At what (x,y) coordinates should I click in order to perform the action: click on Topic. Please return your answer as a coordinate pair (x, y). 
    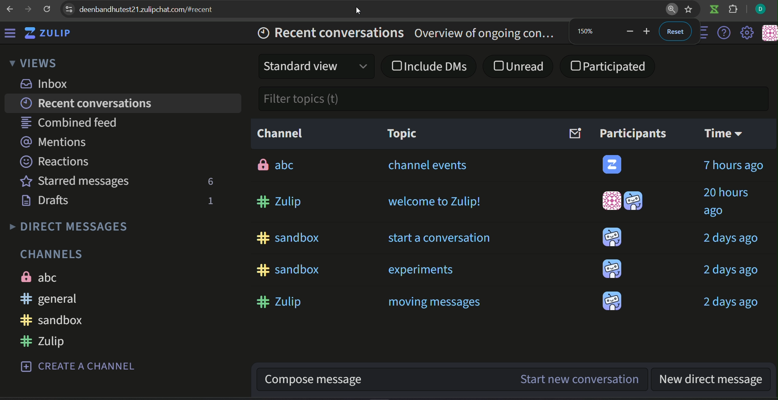
    Looking at the image, I should click on (399, 134).